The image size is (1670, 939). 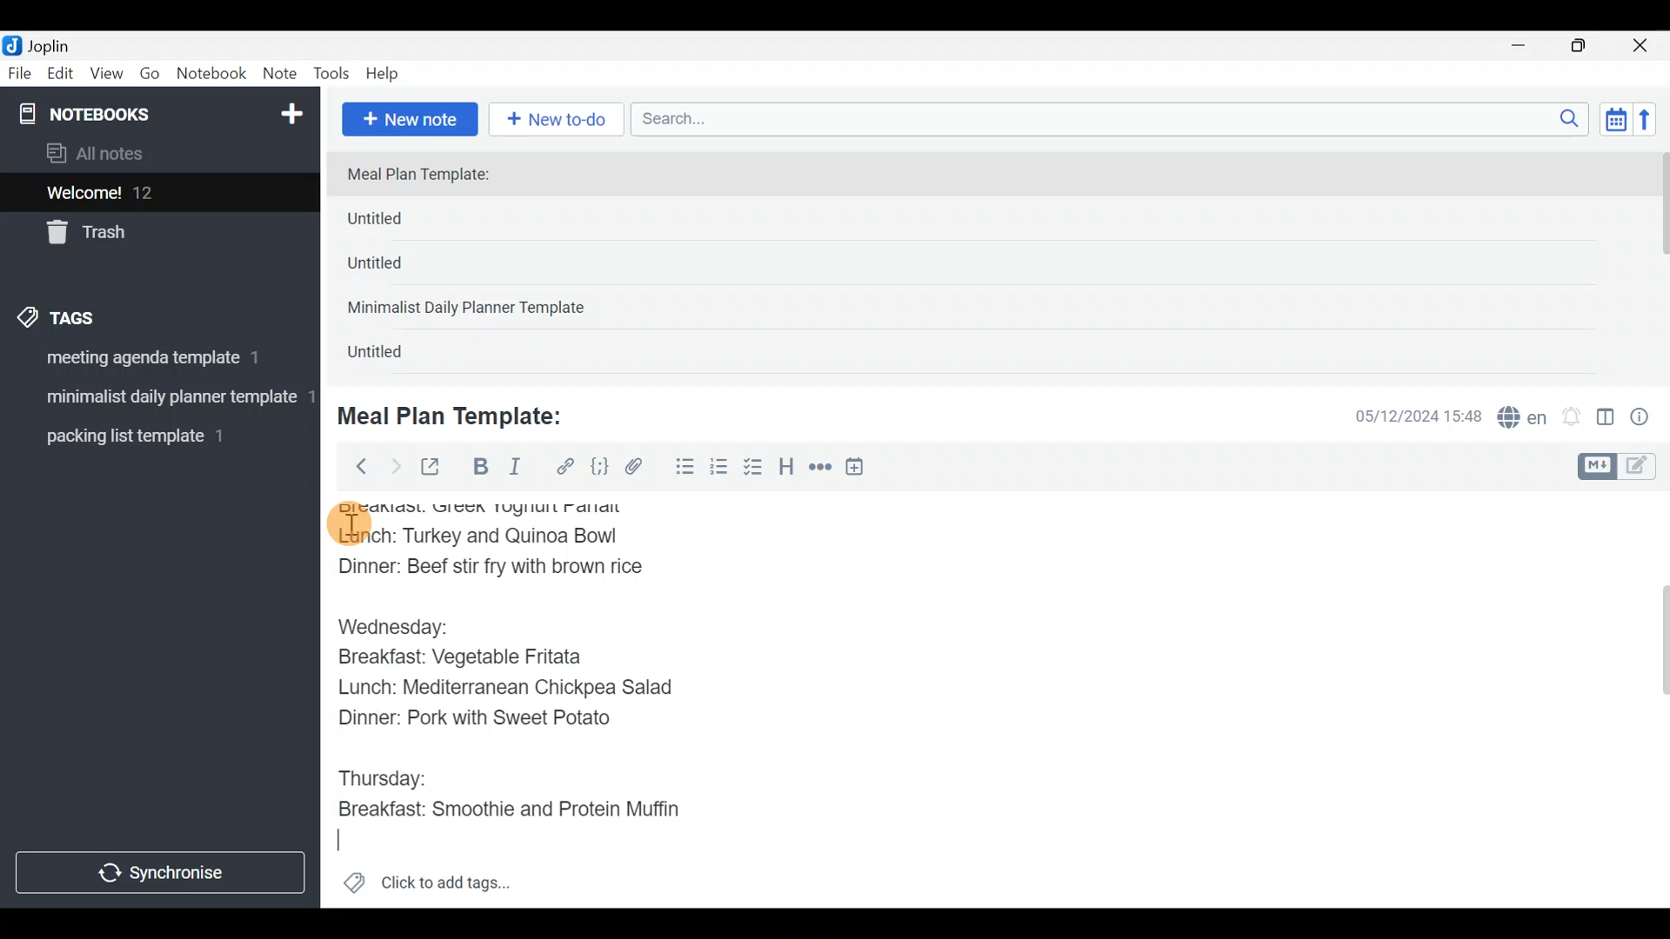 I want to click on Search bar, so click(x=1114, y=117).